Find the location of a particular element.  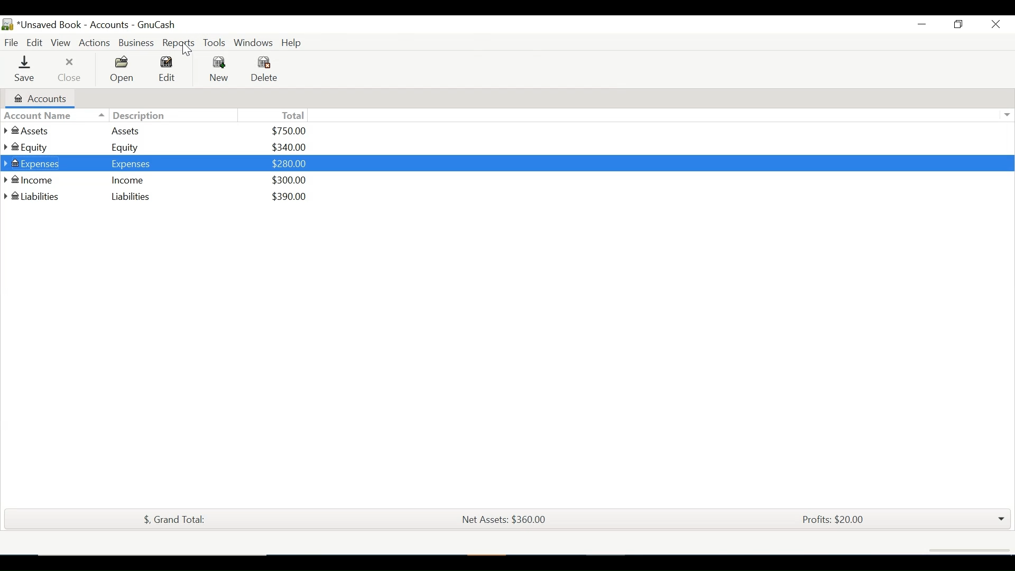

Restore is located at coordinates (956, 25).